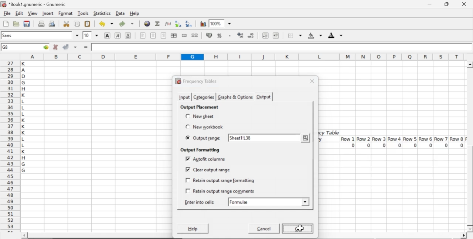 This screenshot has width=473, height=239. I want to click on format selection as accounting, so click(209, 35).